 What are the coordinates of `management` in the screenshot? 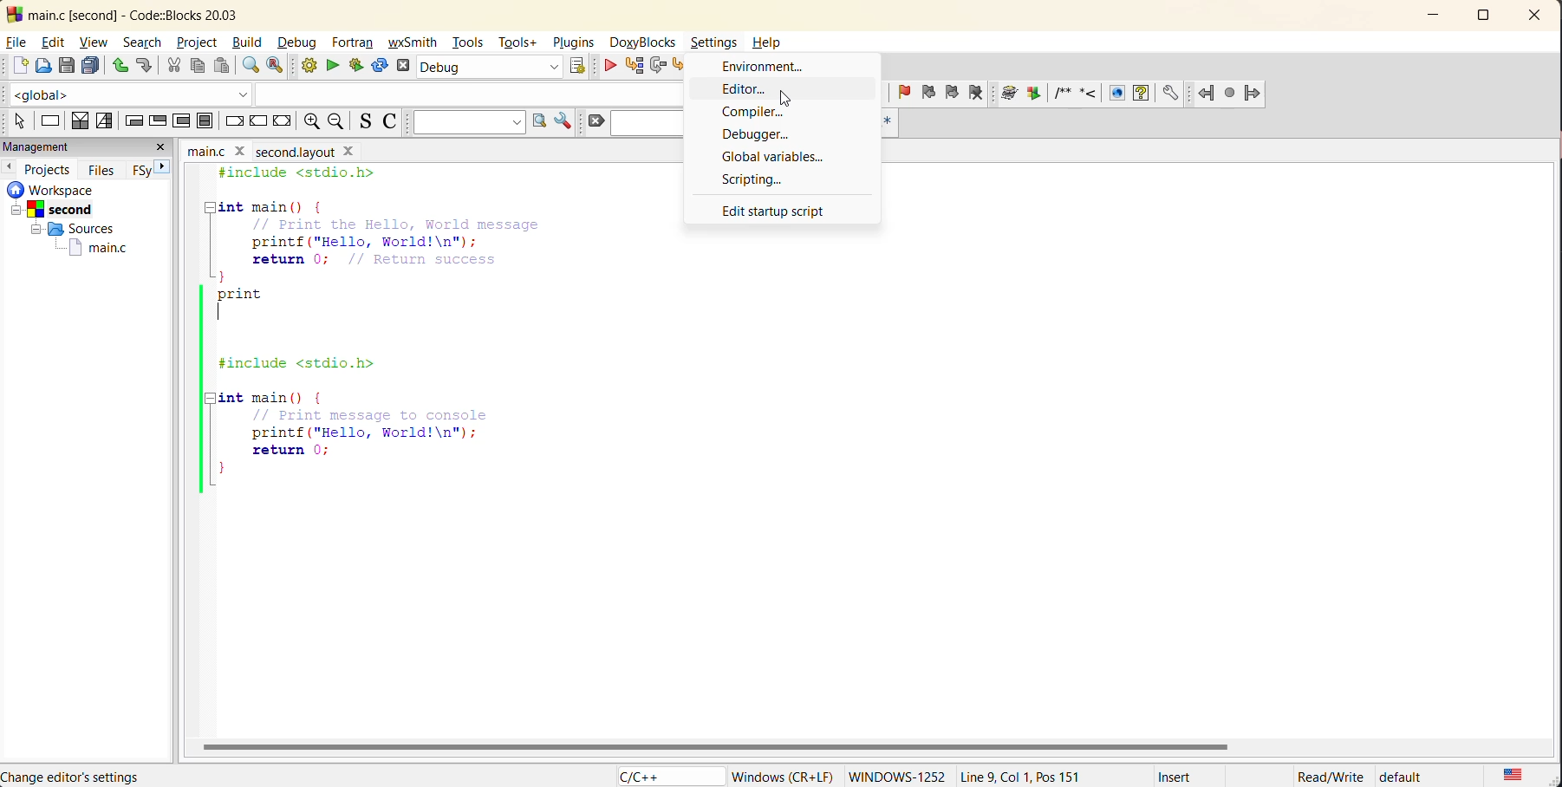 It's located at (73, 146).